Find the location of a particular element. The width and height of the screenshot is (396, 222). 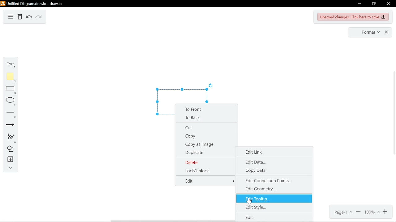

edit tooltip is located at coordinates (266, 199).